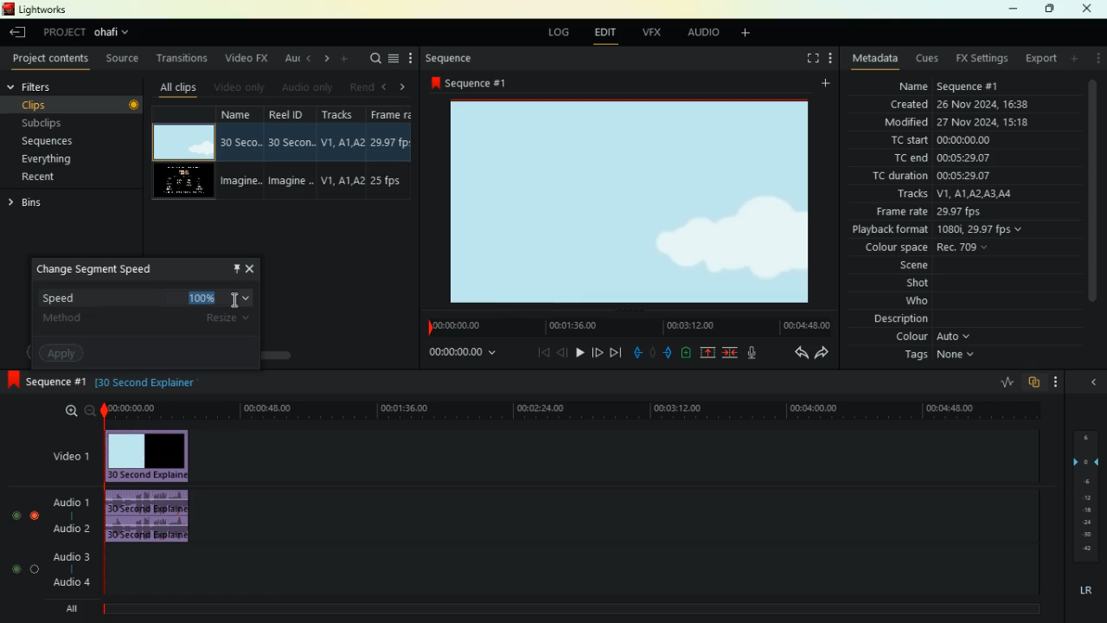 This screenshot has width=1107, height=623. Describe the element at coordinates (1094, 381) in the screenshot. I see `close` at that location.